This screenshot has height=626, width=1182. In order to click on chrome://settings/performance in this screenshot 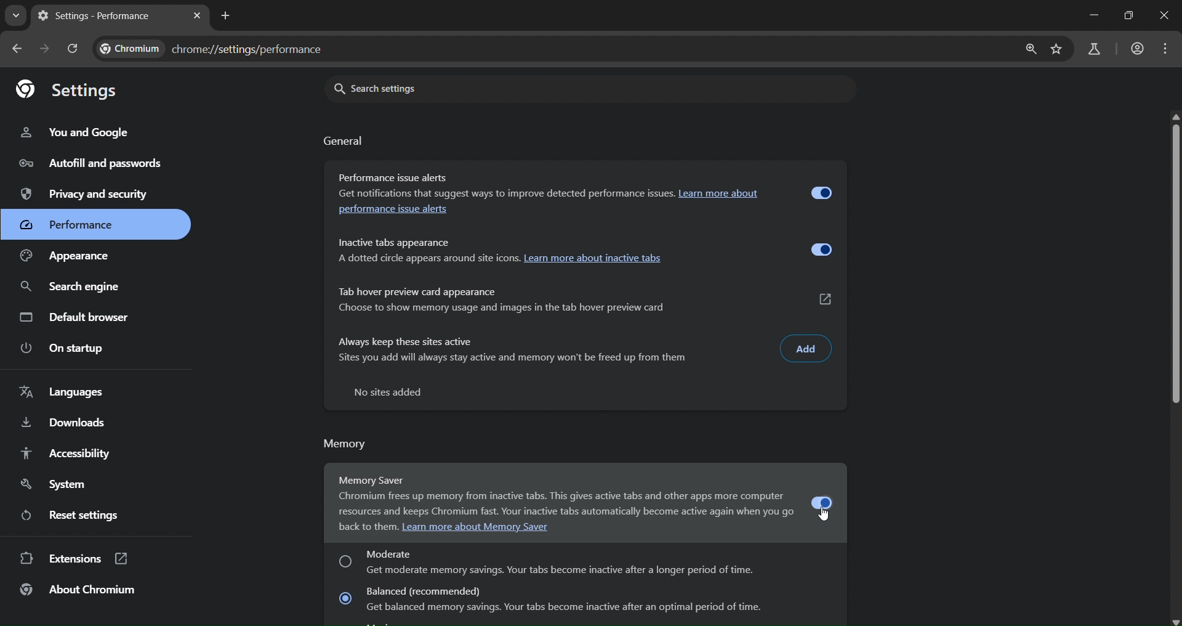, I will do `click(213, 50)`.